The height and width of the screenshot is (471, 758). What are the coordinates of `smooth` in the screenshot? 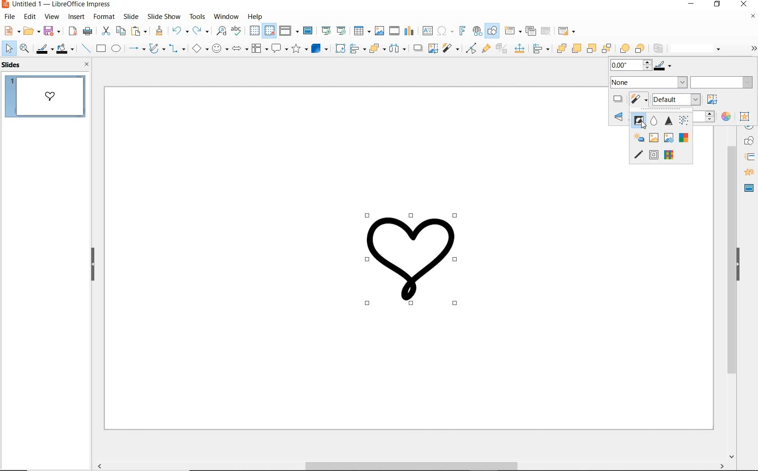 It's located at (654, 120).